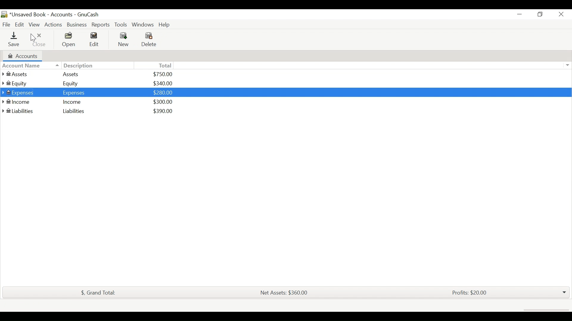 The height and width of the screenshot is (321, 572). What do you see at coordinates (74, 75) in the screenshot?
I see `Assets` at bounding box center [74, 75].